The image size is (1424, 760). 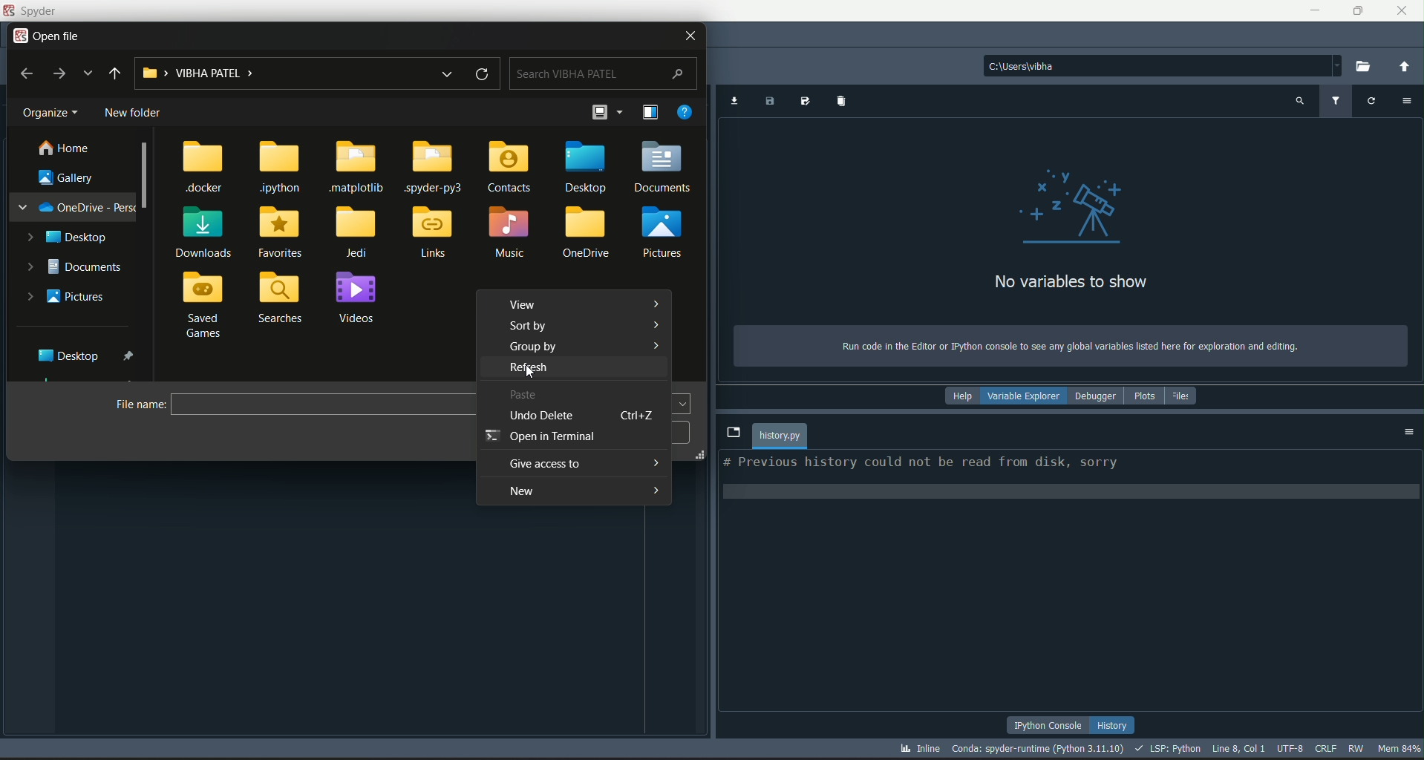 I want to click on open file, so click(x=50, y=36).